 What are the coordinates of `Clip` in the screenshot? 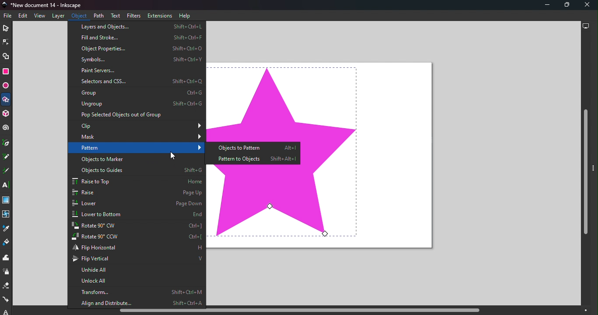 It's located at (141, 126).